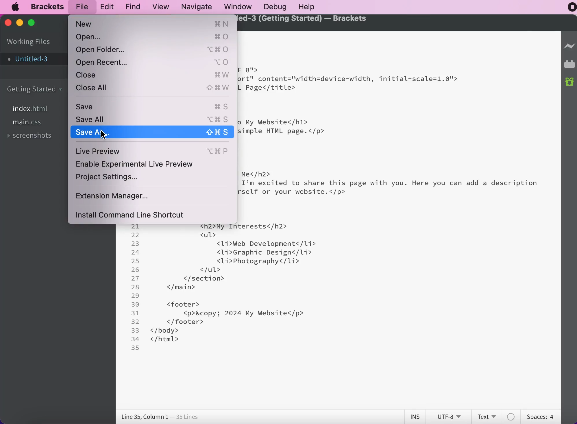 The width and height of the screenshot is (577, 424). Describe the element at coordinates (239, 6) in the screenshot. I see `window` at that location.